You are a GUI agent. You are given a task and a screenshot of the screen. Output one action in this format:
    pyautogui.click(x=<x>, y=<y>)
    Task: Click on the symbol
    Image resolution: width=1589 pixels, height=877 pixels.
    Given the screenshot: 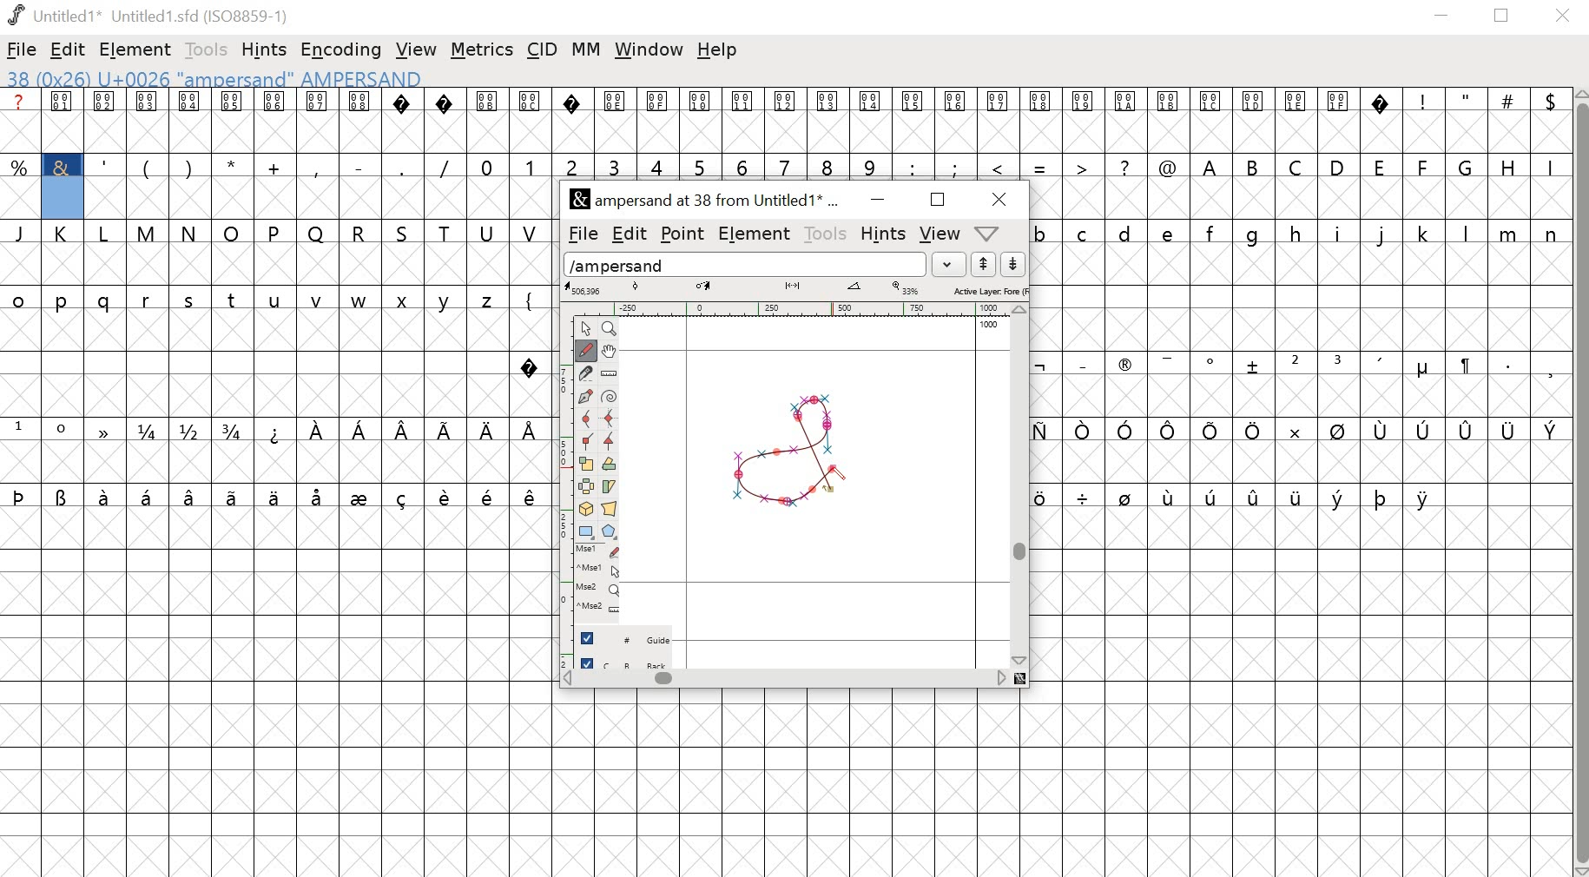 What is the action you would take?
    pyautogui.click(x=317, y=431)
    